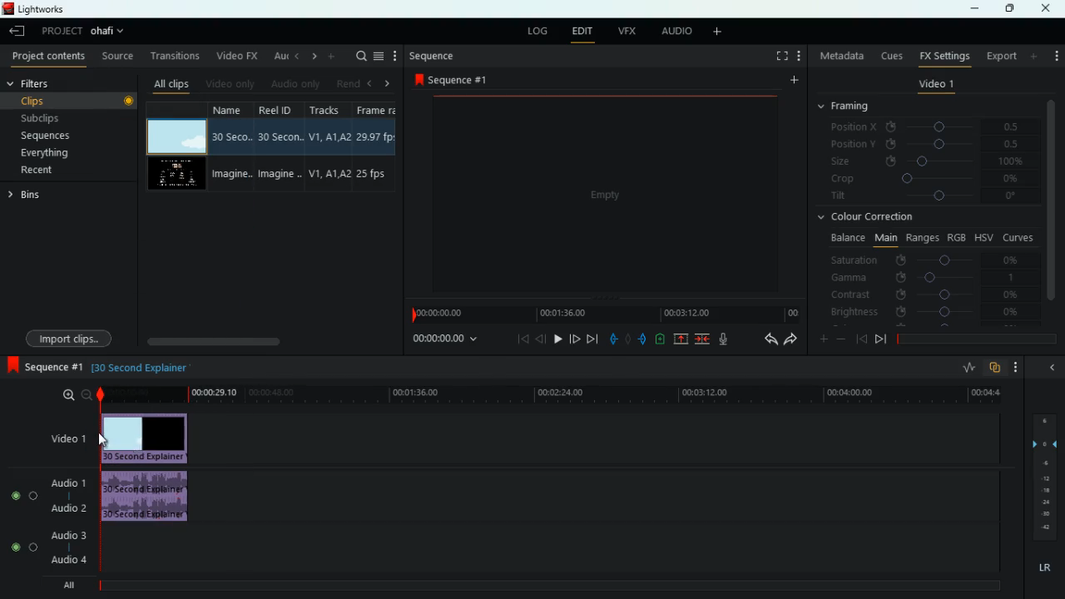 The width and height of the screenshot is (1065, 599). Describe the element at coordinates (117, 56) in the screenshot. I see `source` at that location.